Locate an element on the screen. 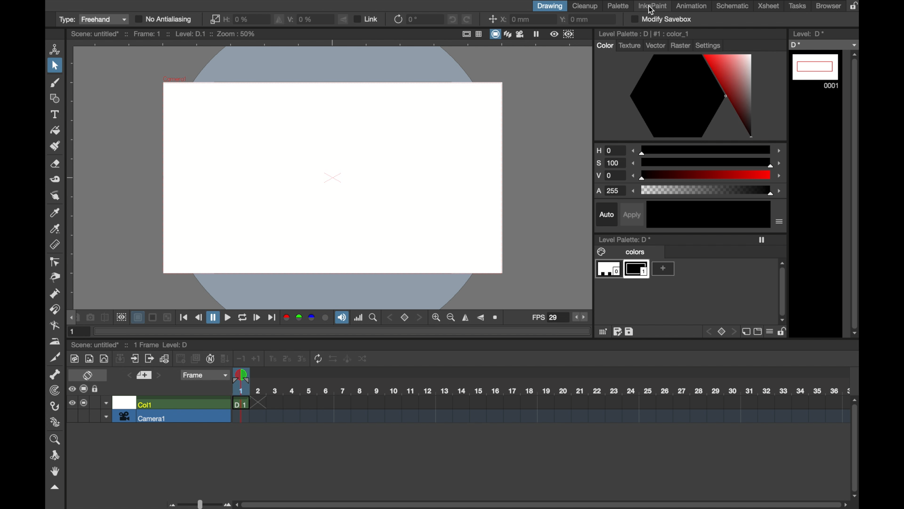 The width and height of the screenshot is (904, 509). eraser tool is located at coordinates (55, 164).